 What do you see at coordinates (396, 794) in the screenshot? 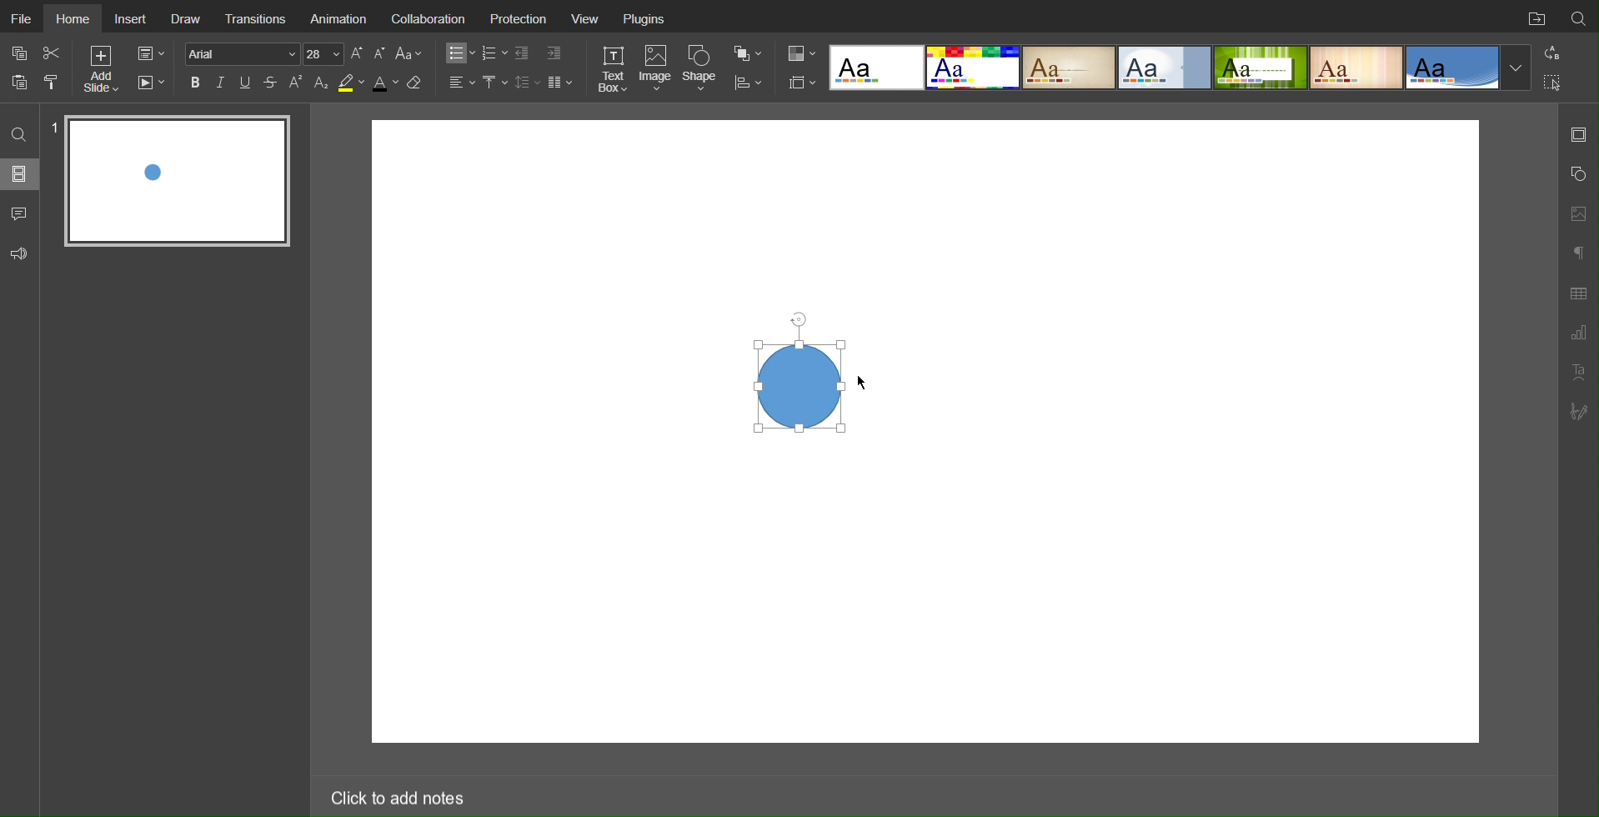
I see `Click to add notes` at bounding box center [396, 794].